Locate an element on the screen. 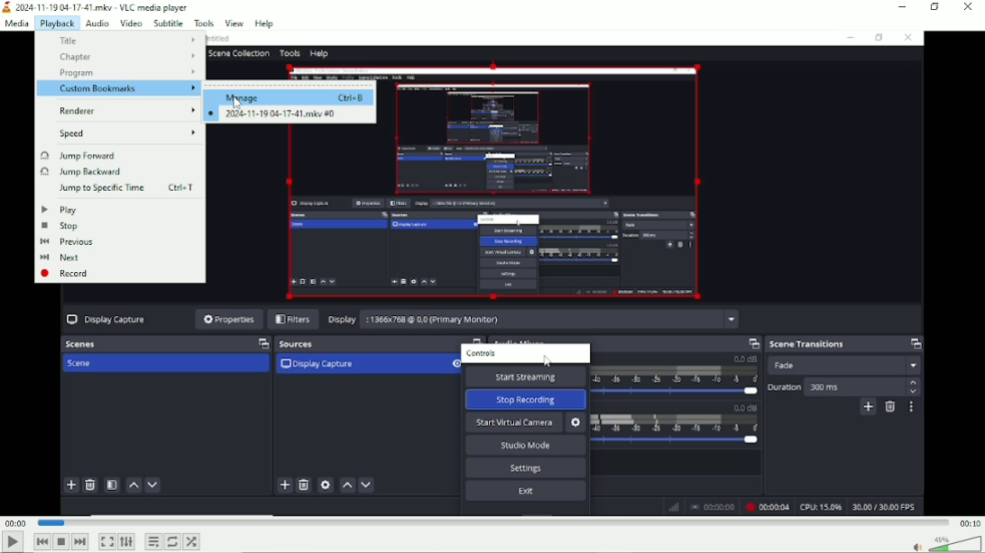 The image size is (985, 553). Play duration is located at coordinates (492, 521).